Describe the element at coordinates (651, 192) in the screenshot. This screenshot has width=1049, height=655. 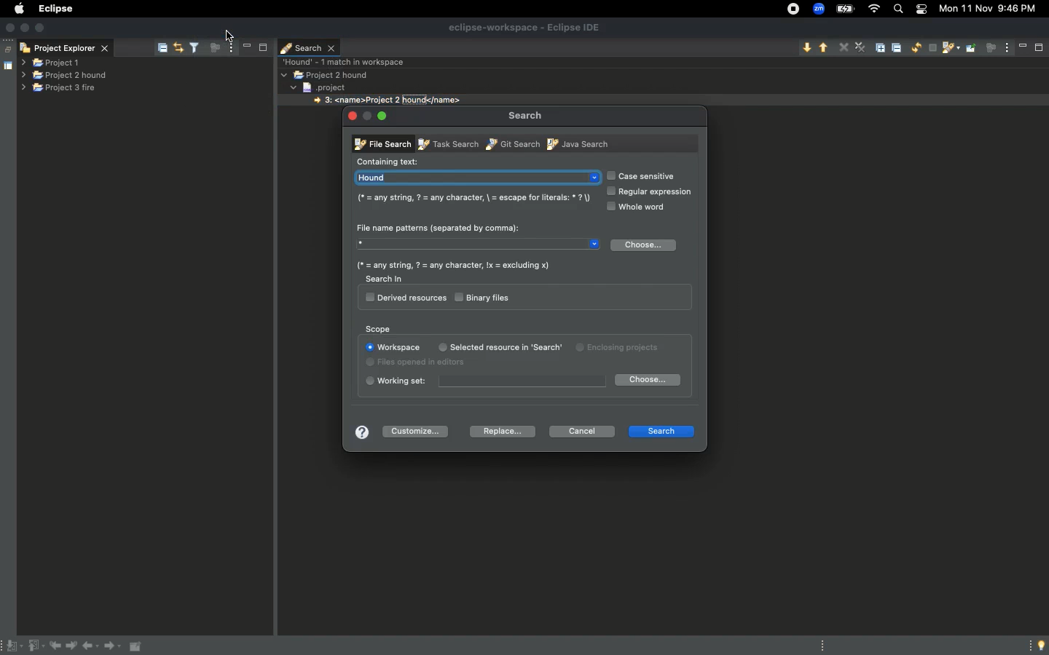
I see `Regular expression` at that location.